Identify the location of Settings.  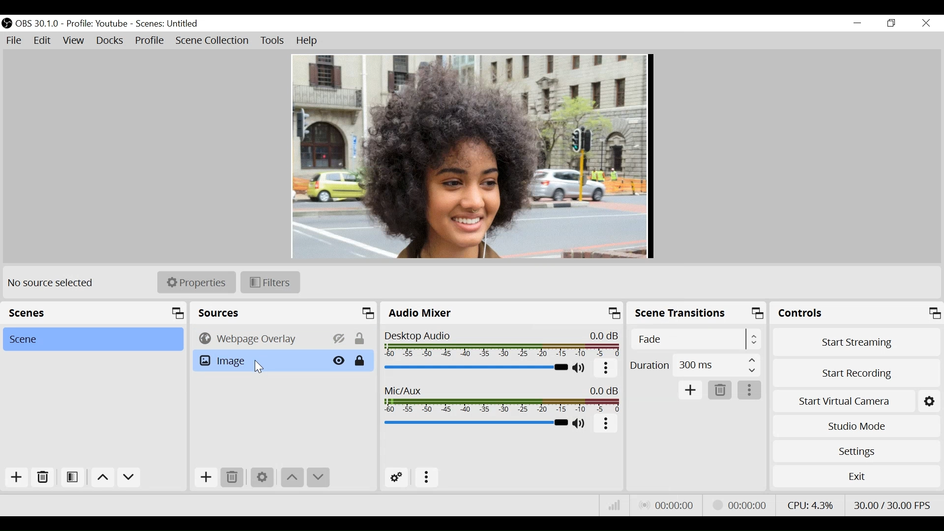
(856, 451).